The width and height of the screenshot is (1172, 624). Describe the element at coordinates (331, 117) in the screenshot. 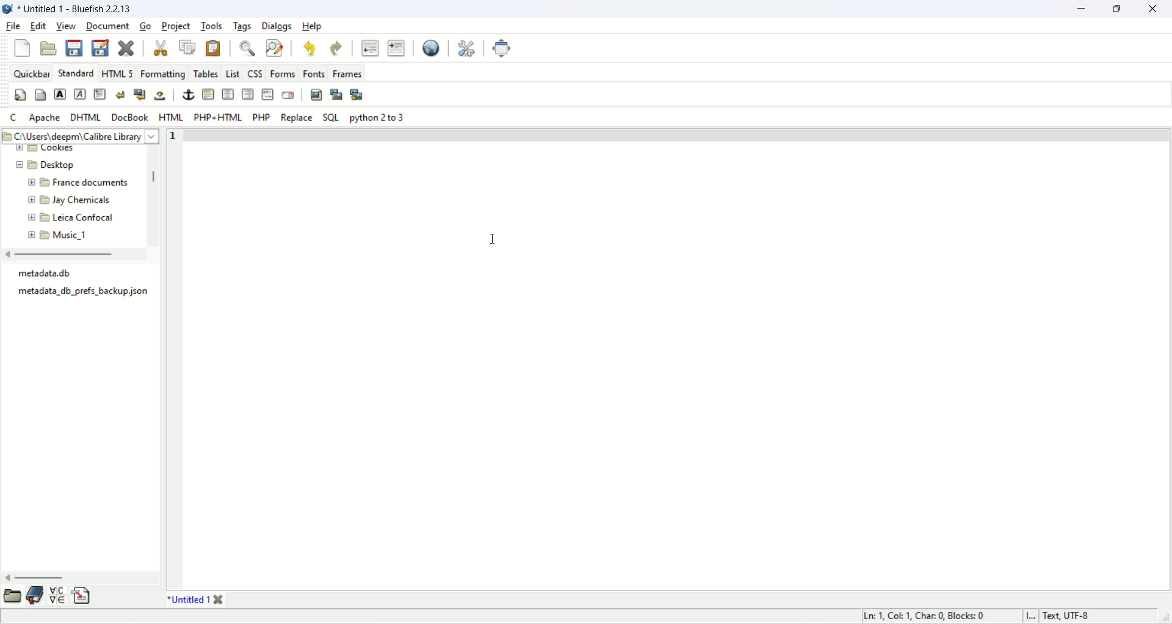

I see `SQL` at that location.